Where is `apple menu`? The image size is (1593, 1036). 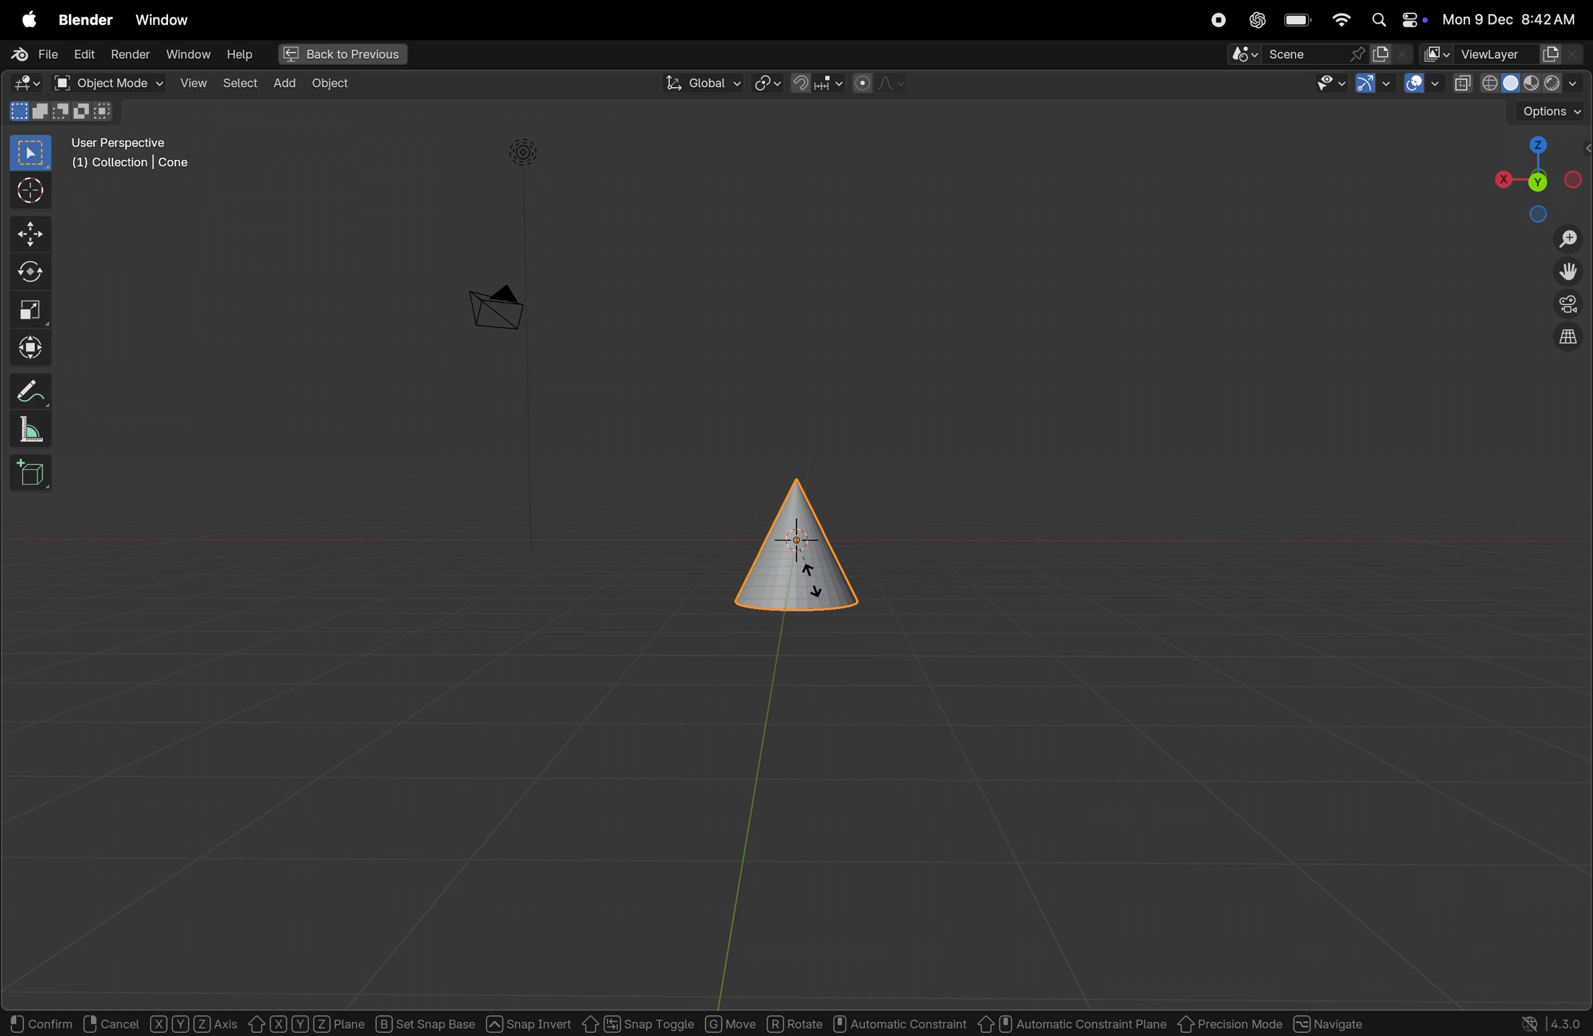 apple menu is located at coordinates (26, 16).